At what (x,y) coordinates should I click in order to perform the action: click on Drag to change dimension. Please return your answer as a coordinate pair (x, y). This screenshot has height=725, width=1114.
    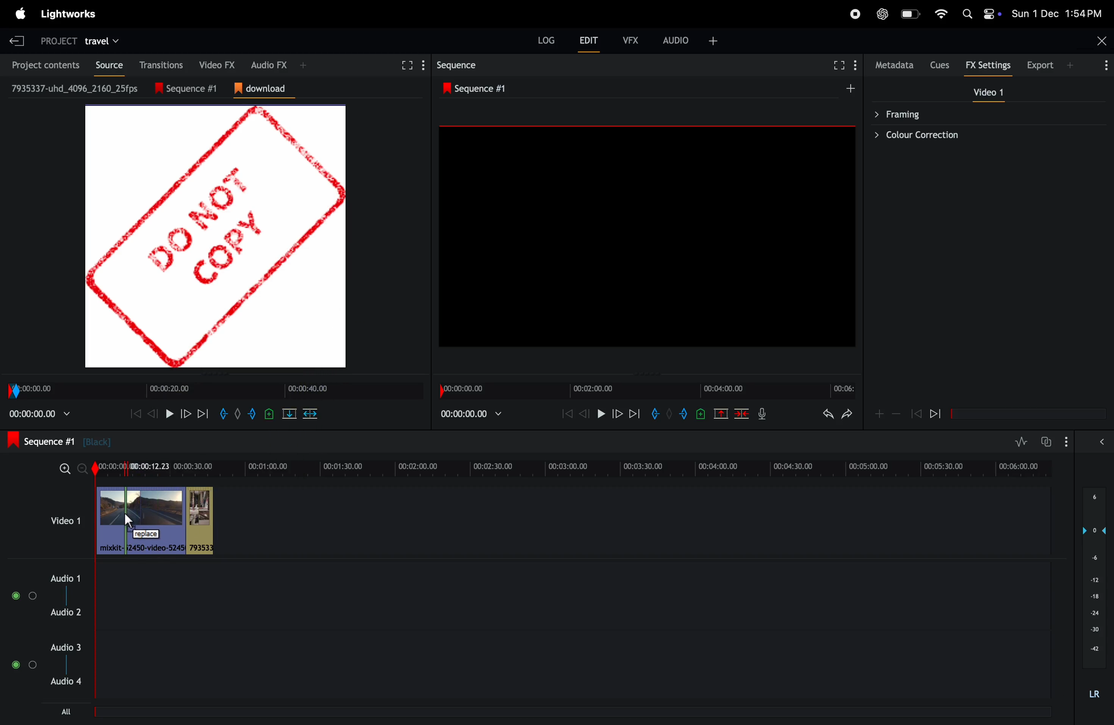
    Looking at the image, I should click on (645, 375).